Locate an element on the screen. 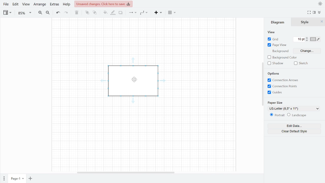  Zoom out is located at coordinates (47, 13).